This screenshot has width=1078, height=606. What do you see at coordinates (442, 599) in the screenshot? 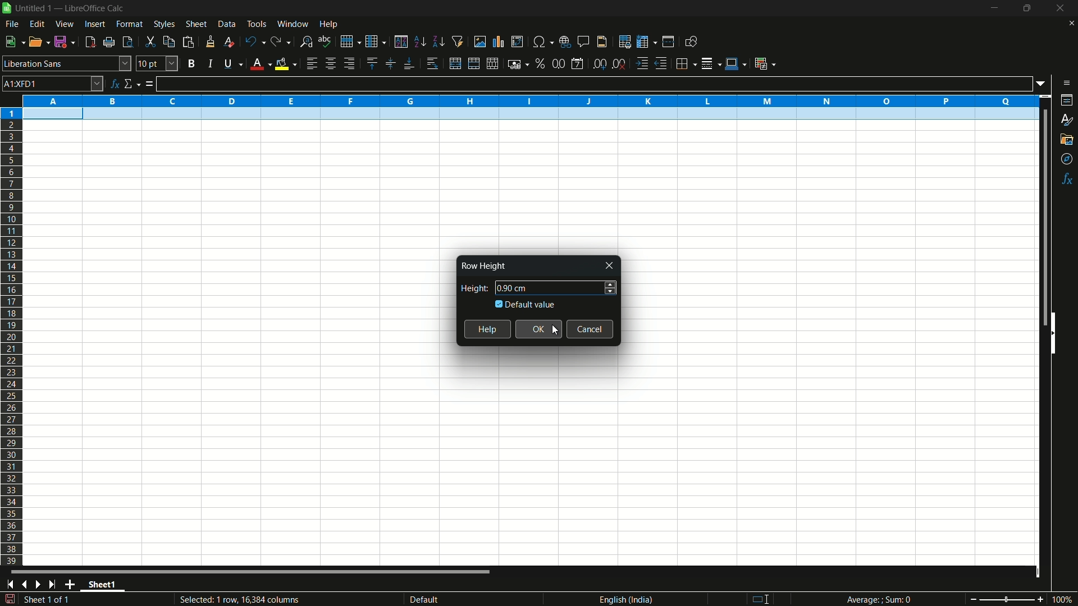
I see `default` at bounding box center [442, 599].